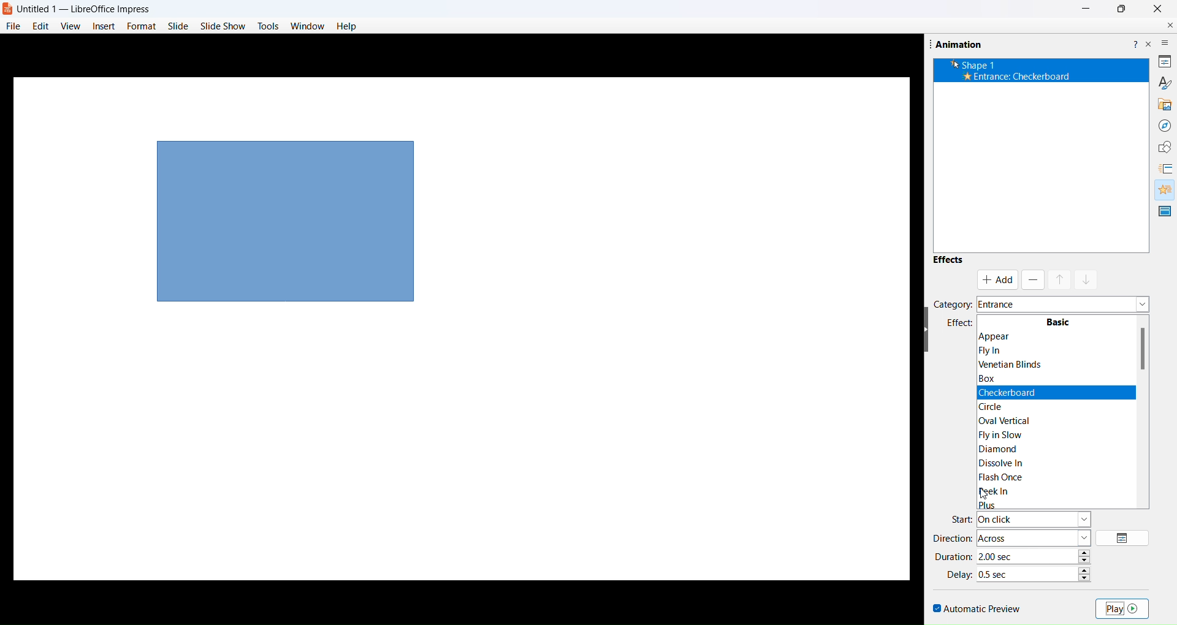  What do you see at coordinates (286, 219) in the screenshot?
I see `object` at bounding box center [286, 219].